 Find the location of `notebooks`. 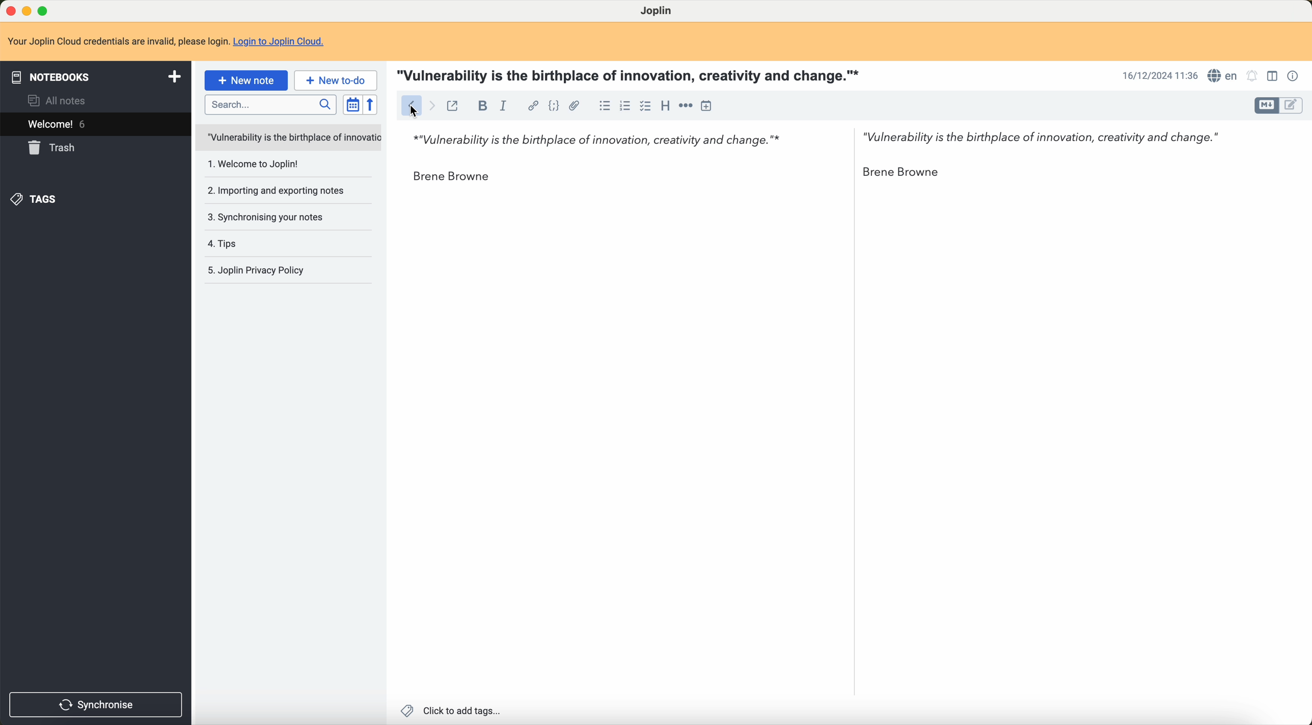

notebooks is located at coordinates (94, 78).